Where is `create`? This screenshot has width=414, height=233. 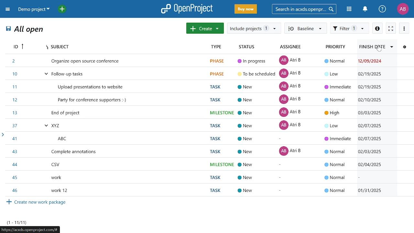 create is located at coordinates (205, 28).